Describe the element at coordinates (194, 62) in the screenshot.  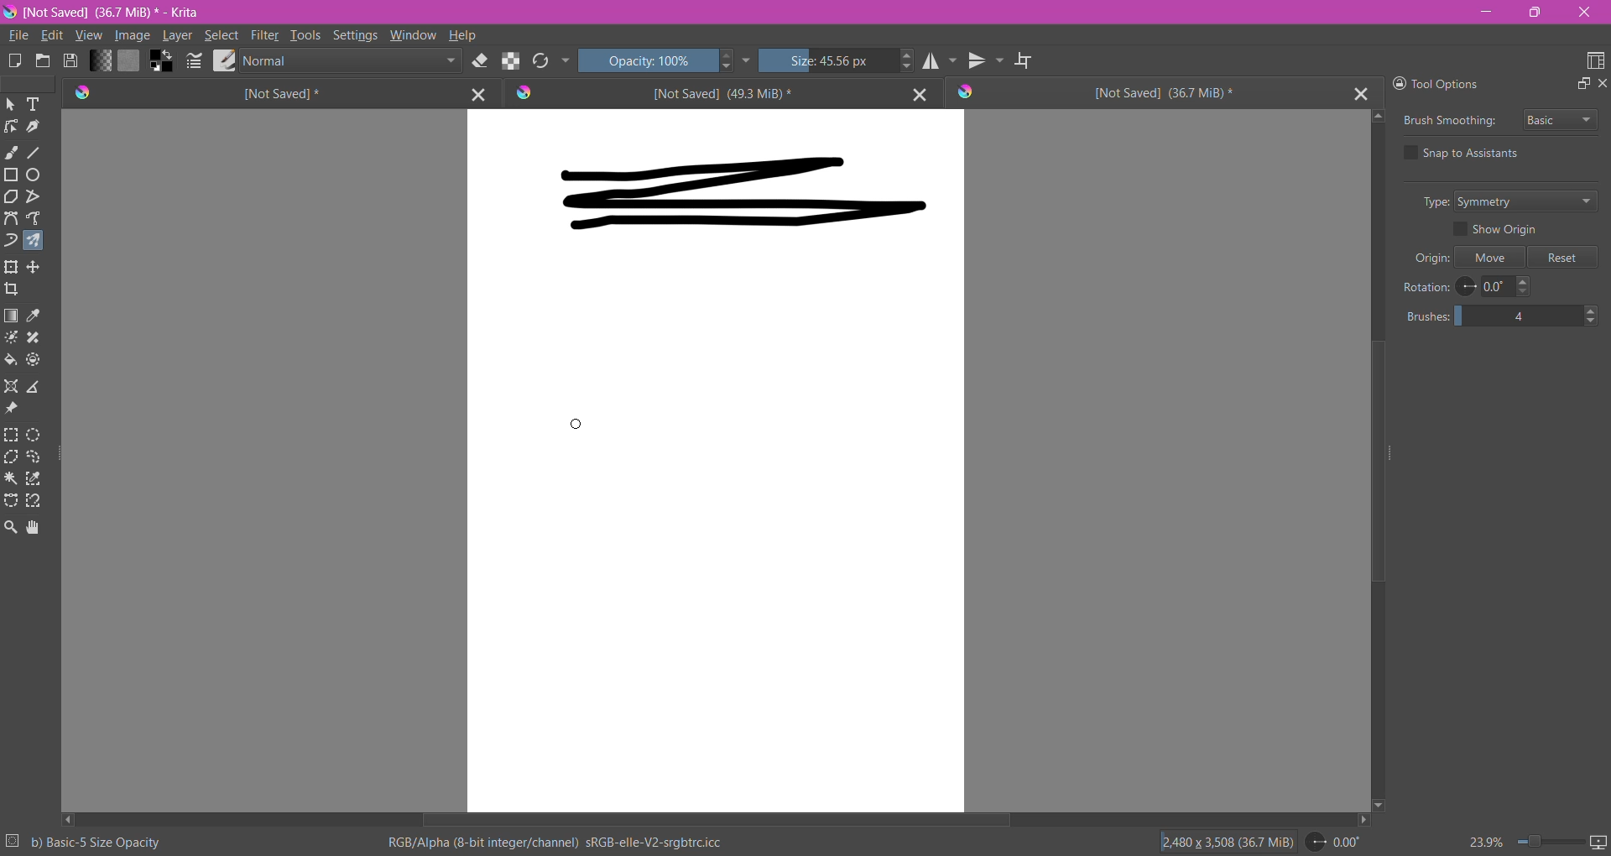
I see `Edit Bursh Settings` at that location.